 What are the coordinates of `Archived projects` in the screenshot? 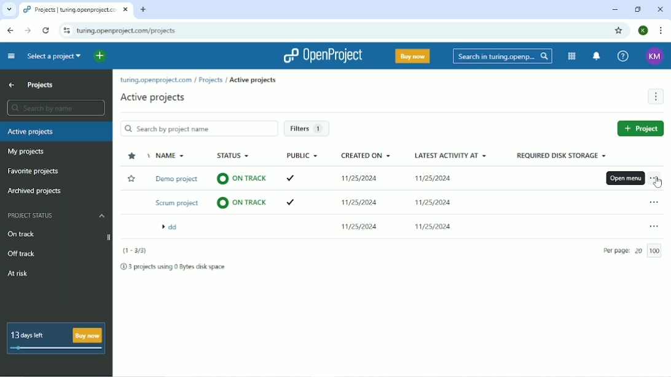 It's located at (35, 191).